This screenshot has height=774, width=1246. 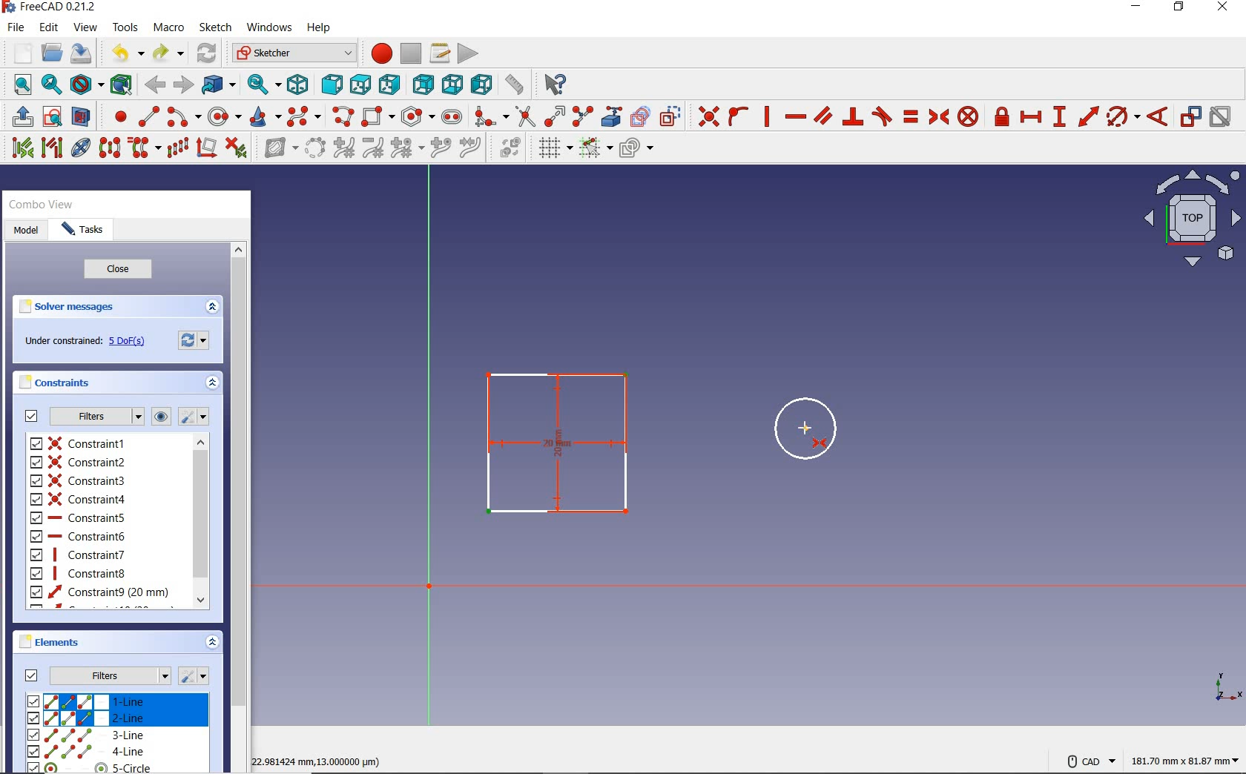 What do you see at coordinates (343, 117) in the screenshot?
I see `create polyline` at bounding box center [343, 117].